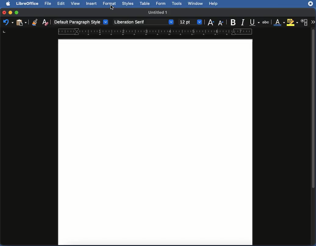 The height and width of the screenshot is (246, 316). Describe the element at coordinates (34, 22) in the screenshot. I see `Clone formatting` at that location.